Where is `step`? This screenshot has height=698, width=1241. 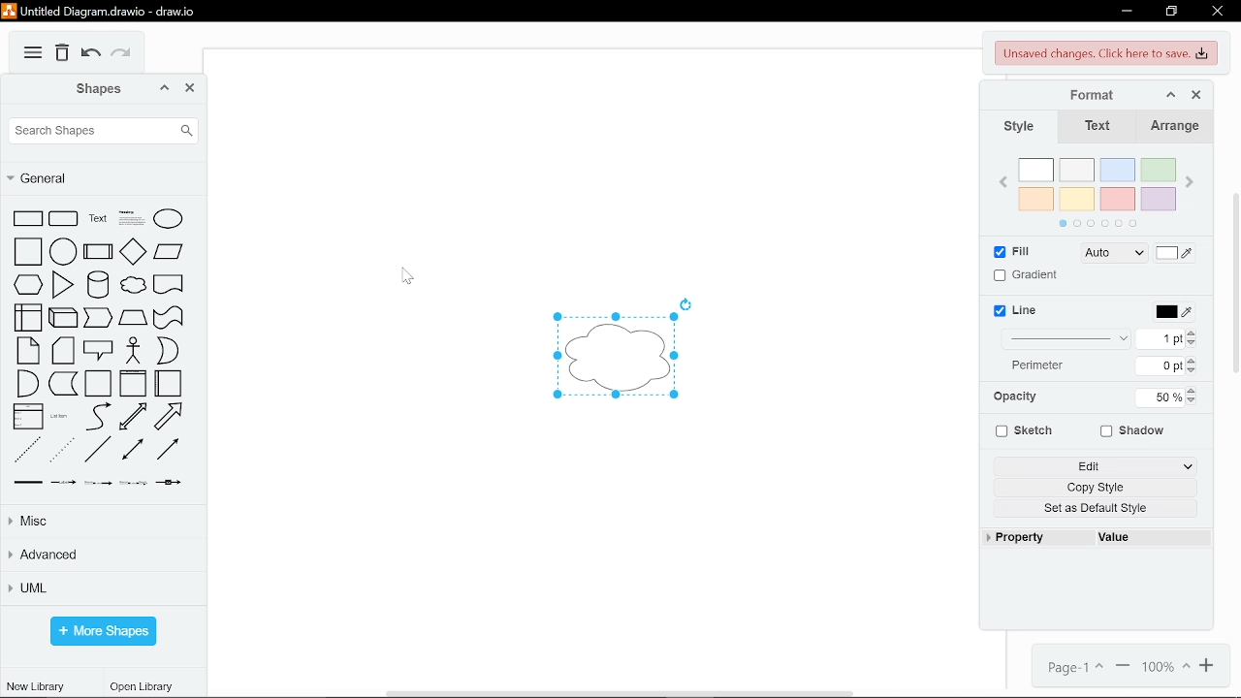 step is located at coordinates (99, 318).